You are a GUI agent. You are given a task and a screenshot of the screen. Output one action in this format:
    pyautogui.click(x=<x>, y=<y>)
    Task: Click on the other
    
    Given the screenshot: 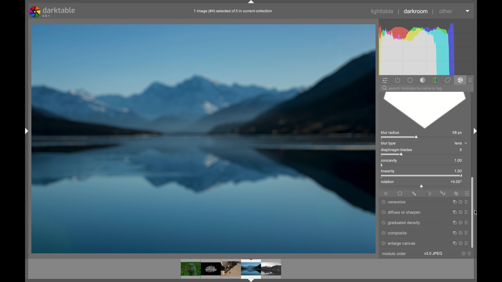 What is the action you would take?
    pyautogui.click(x=446, y=11)
    